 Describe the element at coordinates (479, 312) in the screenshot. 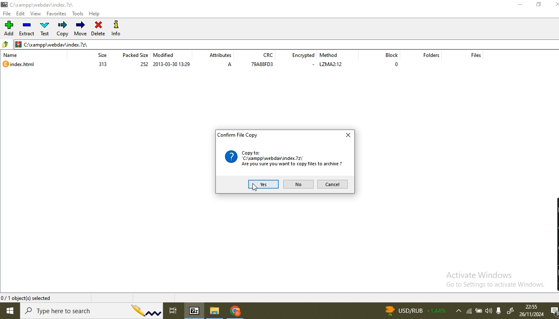

I see `battery` at that location.